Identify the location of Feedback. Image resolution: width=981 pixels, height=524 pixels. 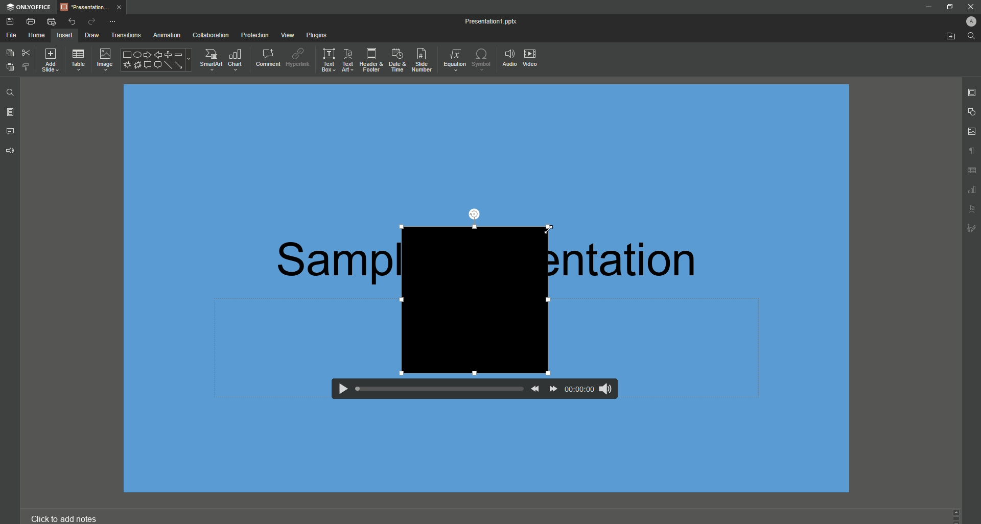
(11, 153).